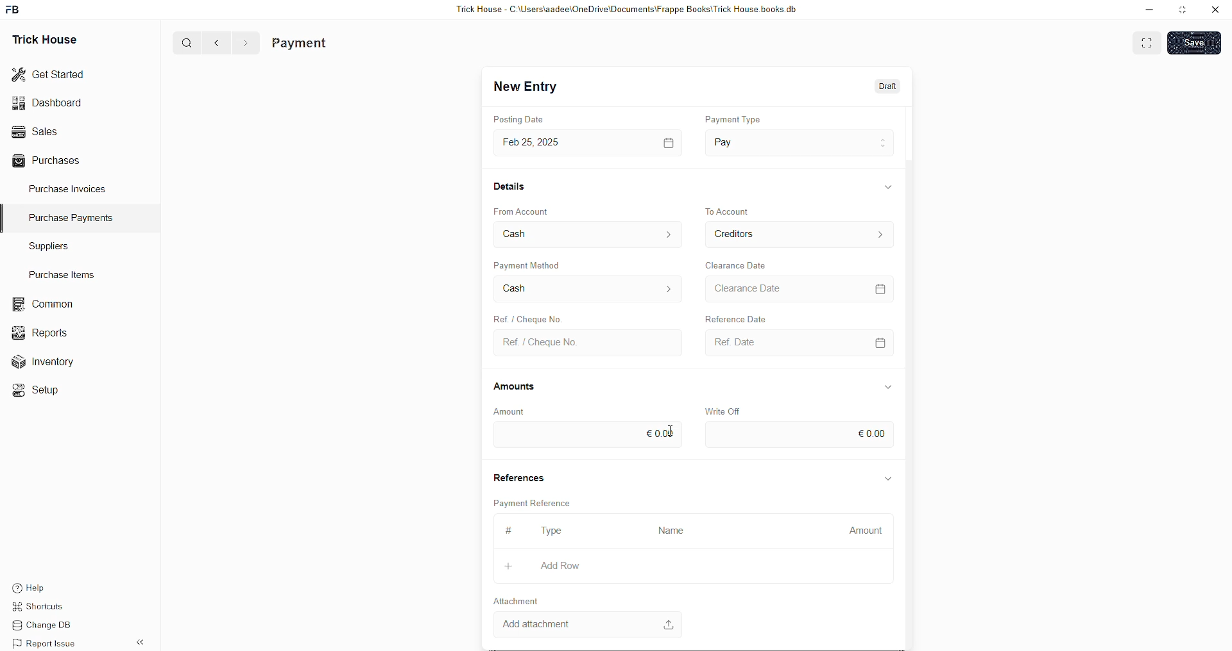 This screenshot has width=1232, height=651. I want to click on Name, so click(665, 529).